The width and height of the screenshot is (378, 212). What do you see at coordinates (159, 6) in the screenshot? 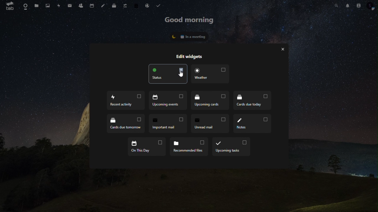
I see `task` at bounding box center [159, 6].